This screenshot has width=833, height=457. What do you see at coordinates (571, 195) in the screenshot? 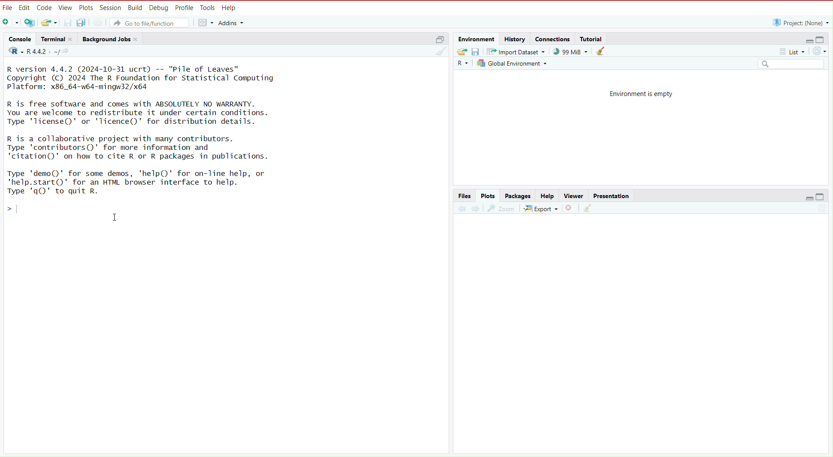
I see `viewer` at bounding box center [571, 195].